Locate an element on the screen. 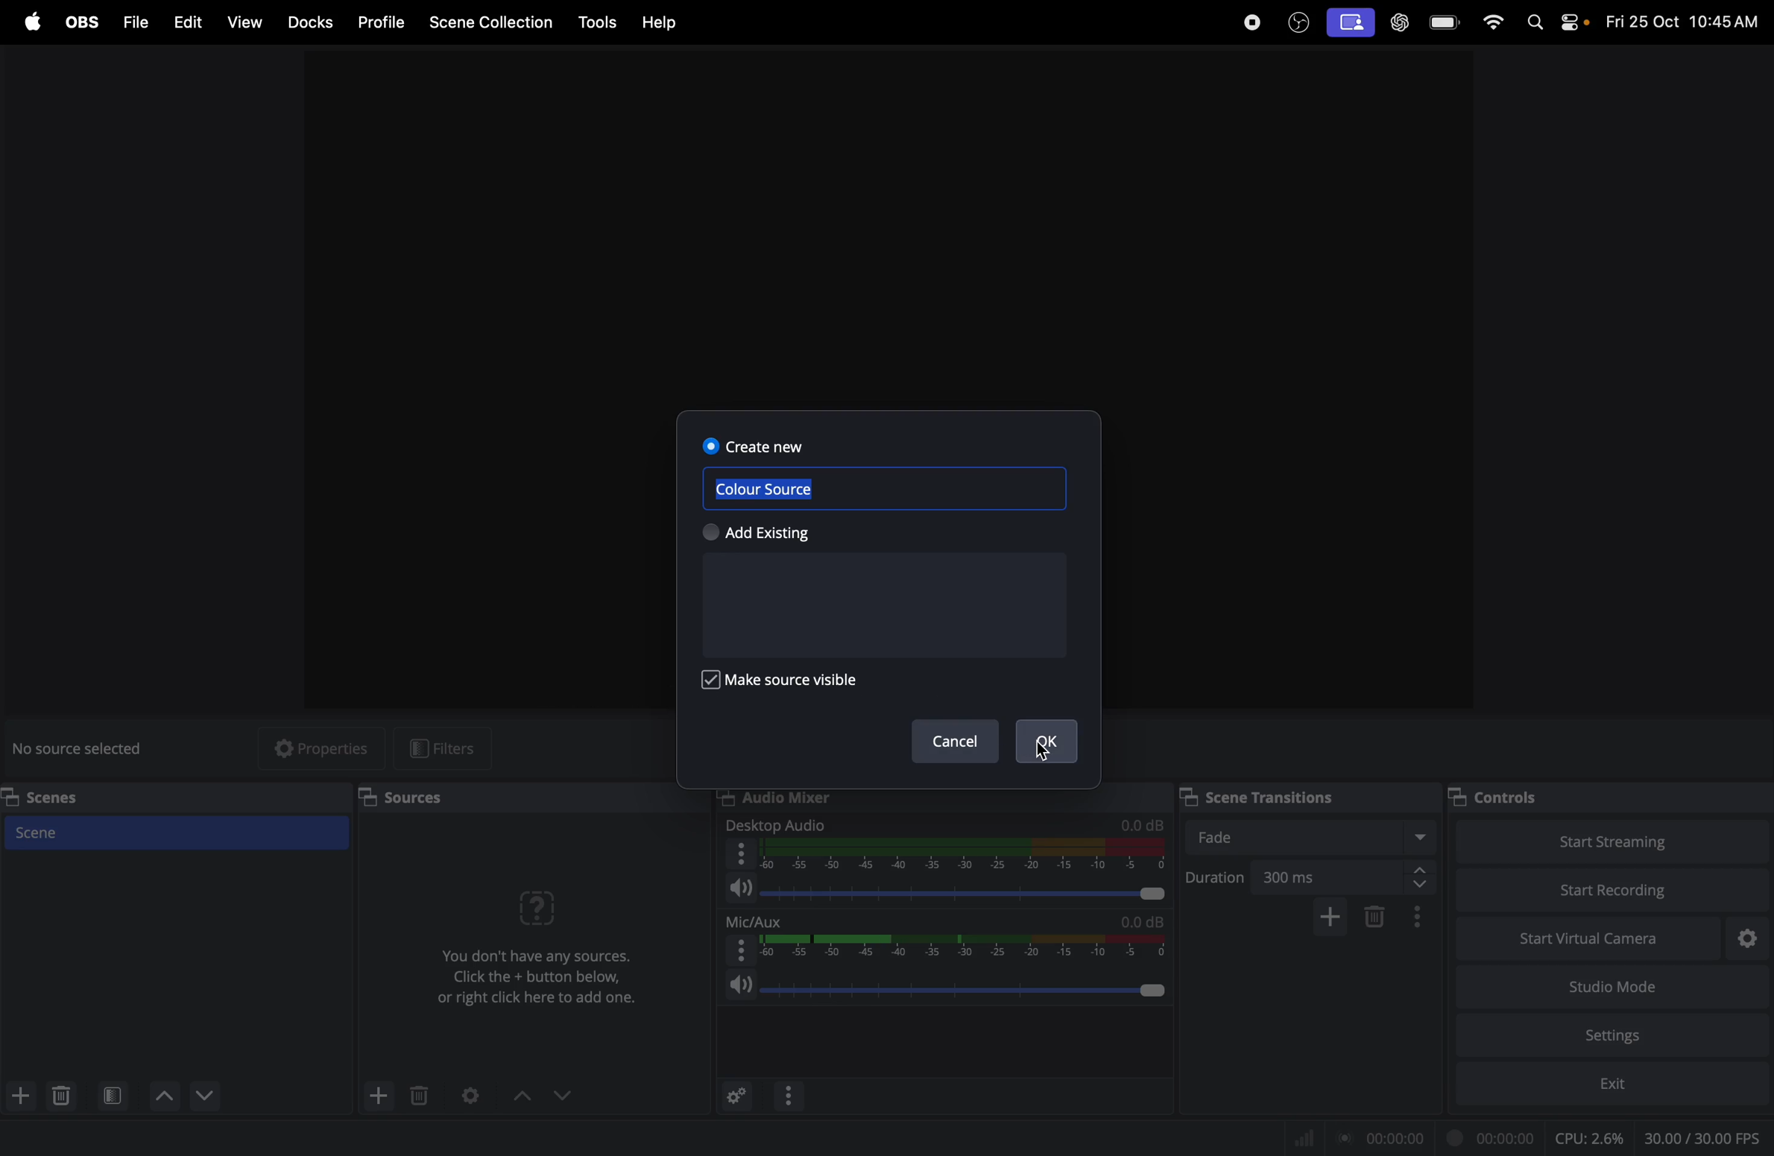 This screenshot has width=1774, height=1156. obs window is located at coordinates (886, 224).